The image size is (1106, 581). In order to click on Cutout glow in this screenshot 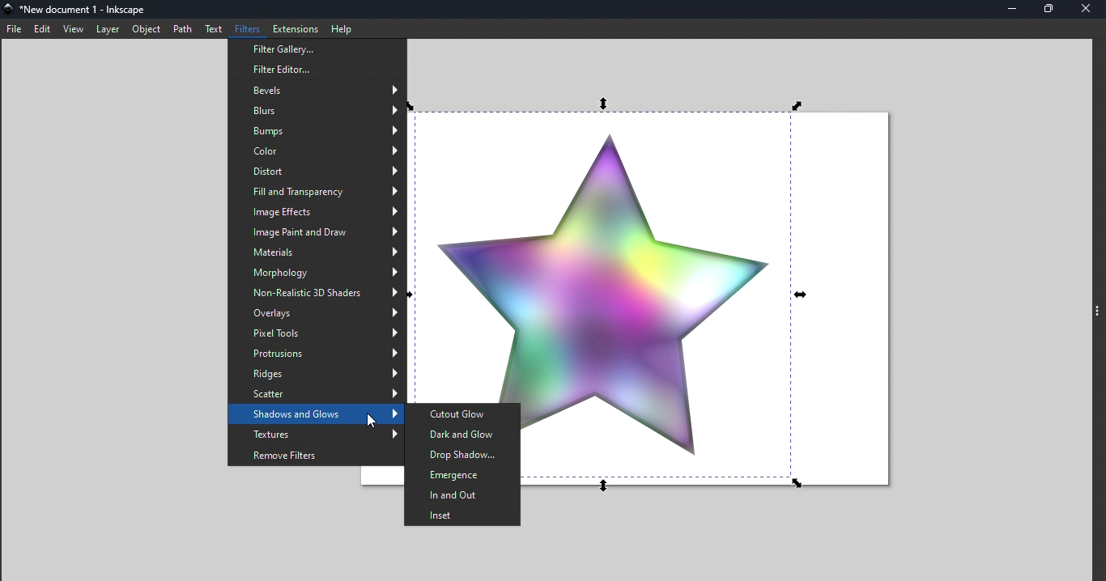, I will do `click(464, 413)`.